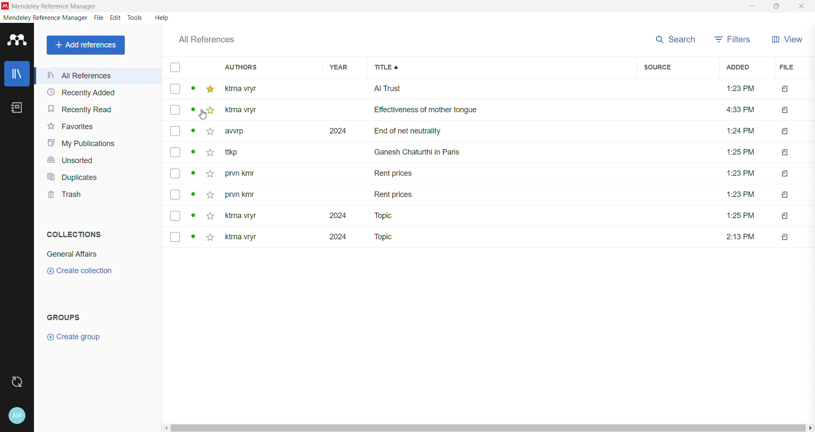 This screenshot has width=815, height=432. What do you see at coordinates (245, 174) in the screenshot?
I see `prvn kity` at bounding box center [245, 174].